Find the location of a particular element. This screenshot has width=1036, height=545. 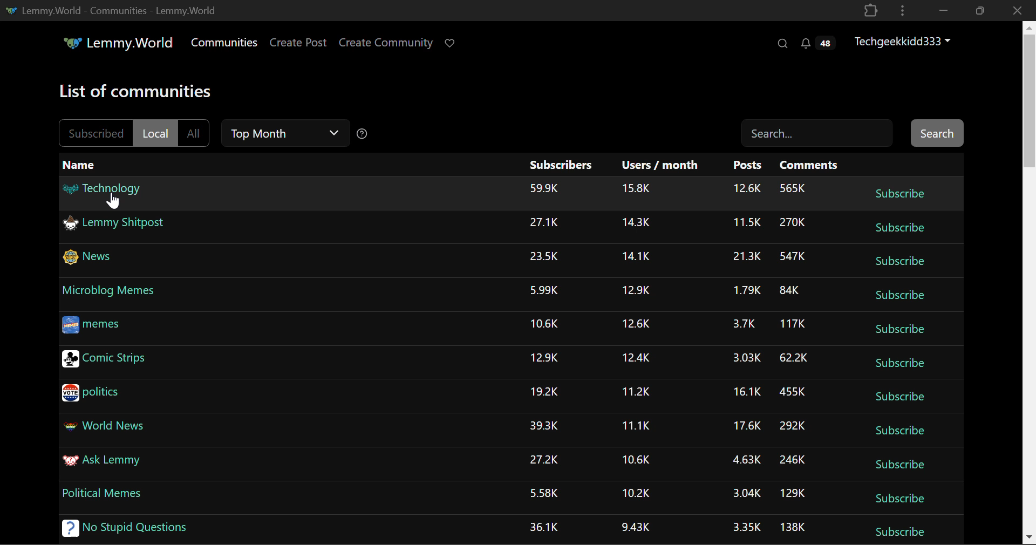

Amount  is located at coordinates (790, 291).